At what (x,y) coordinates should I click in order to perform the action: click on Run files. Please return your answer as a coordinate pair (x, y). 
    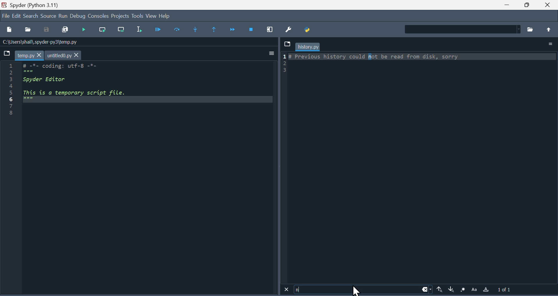
    Looking at the image, I should click on (86, 29).